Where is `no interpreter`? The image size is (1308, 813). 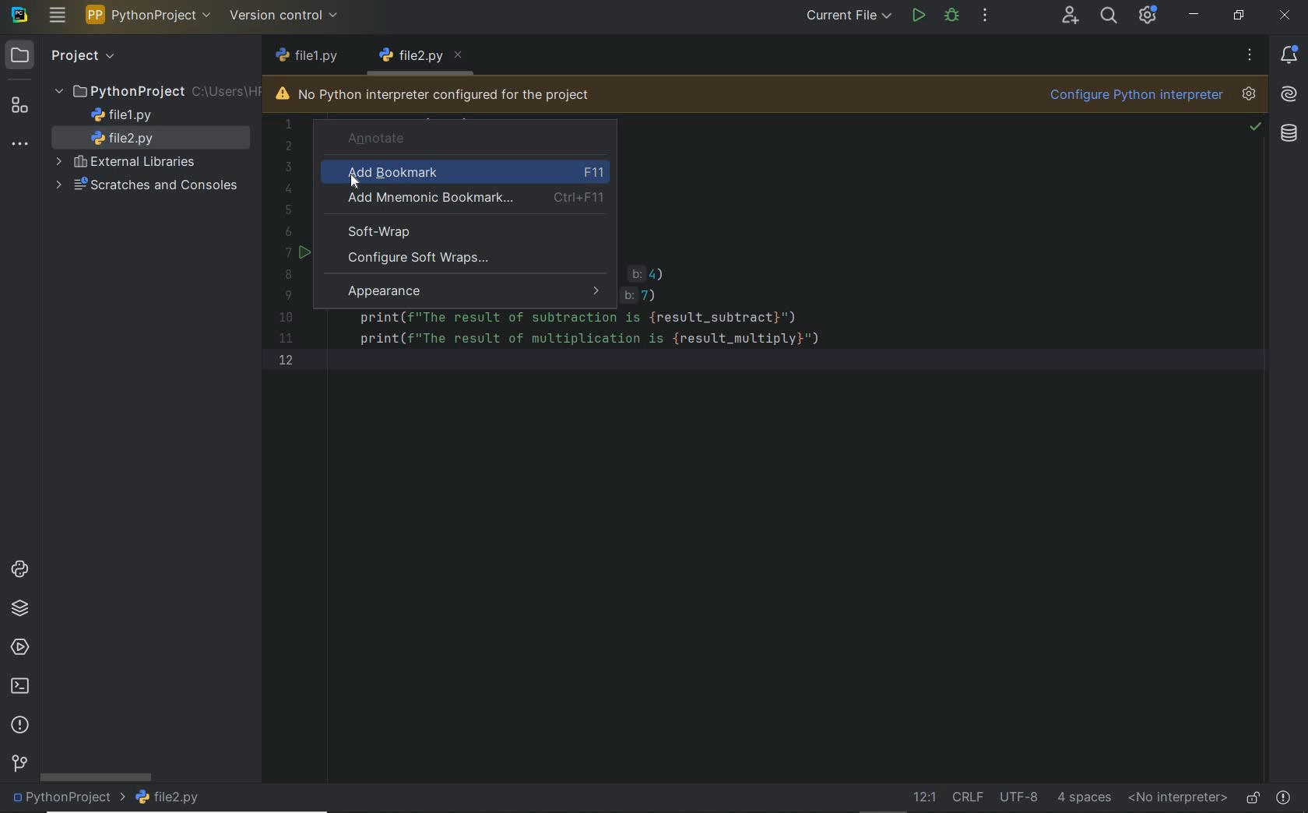 no interpreter is located at coordinates (1177, 798).